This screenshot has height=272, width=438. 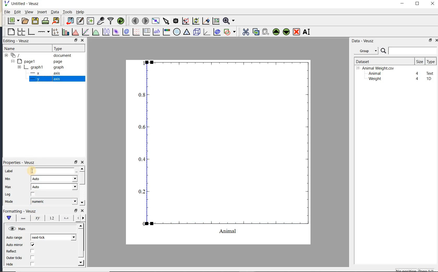 I want to click on open a document, so click(x=25, y=21).